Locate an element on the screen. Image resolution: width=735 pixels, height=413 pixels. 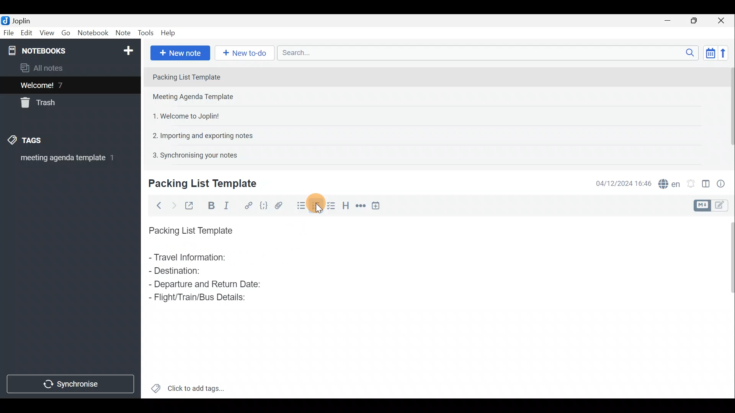
Help is located at coordinates (169, 34).